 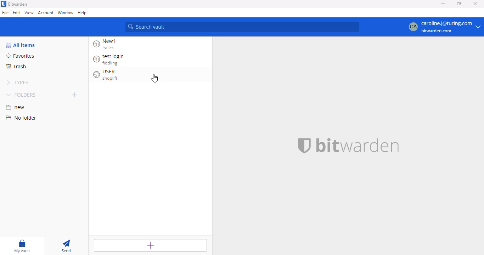 What do you see at coordinates (459, 4) in the screenshot?
I see `maximize` at bounding box center [459, 4].